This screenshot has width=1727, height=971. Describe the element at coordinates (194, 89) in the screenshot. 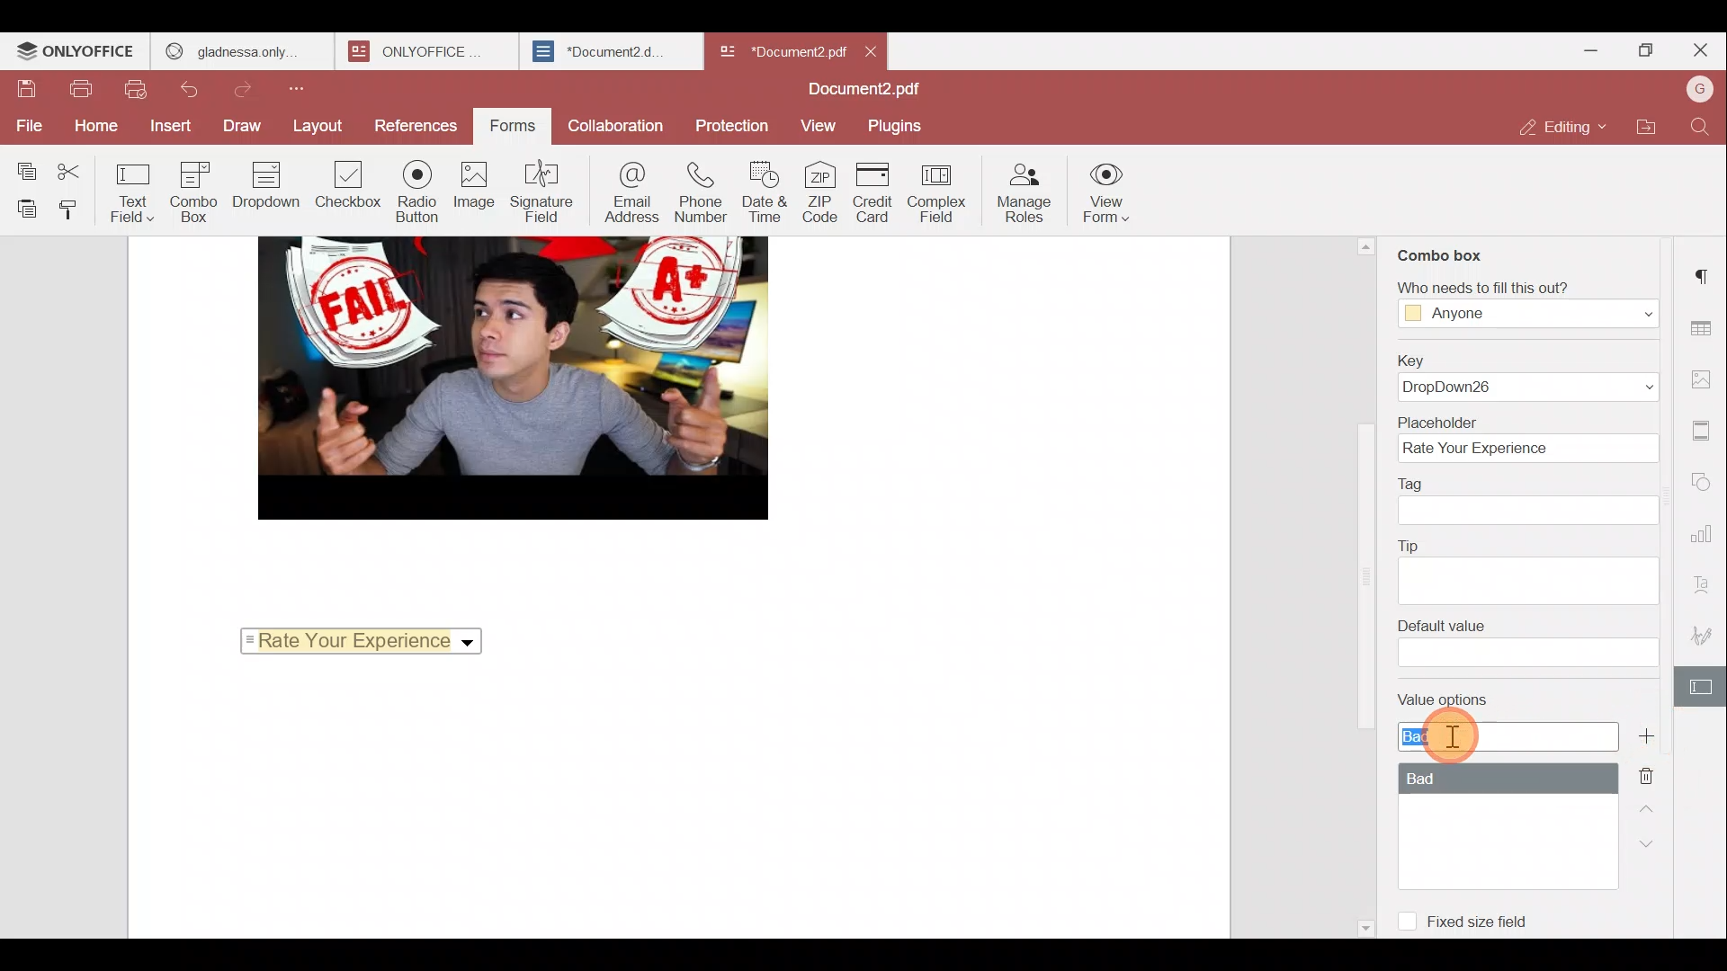

I see `Undo` at that location.